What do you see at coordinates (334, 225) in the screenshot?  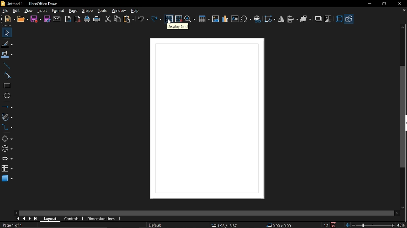 I see `save` at bounding box center [334, 225].